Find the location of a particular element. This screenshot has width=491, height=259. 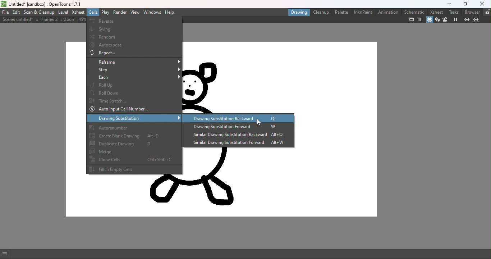

Freeze is located at coordinates (456, 20).